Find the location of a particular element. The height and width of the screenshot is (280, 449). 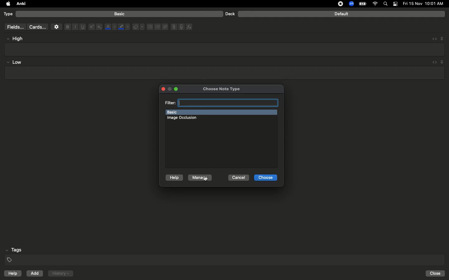

Bold is located at coordinates (67, 26).